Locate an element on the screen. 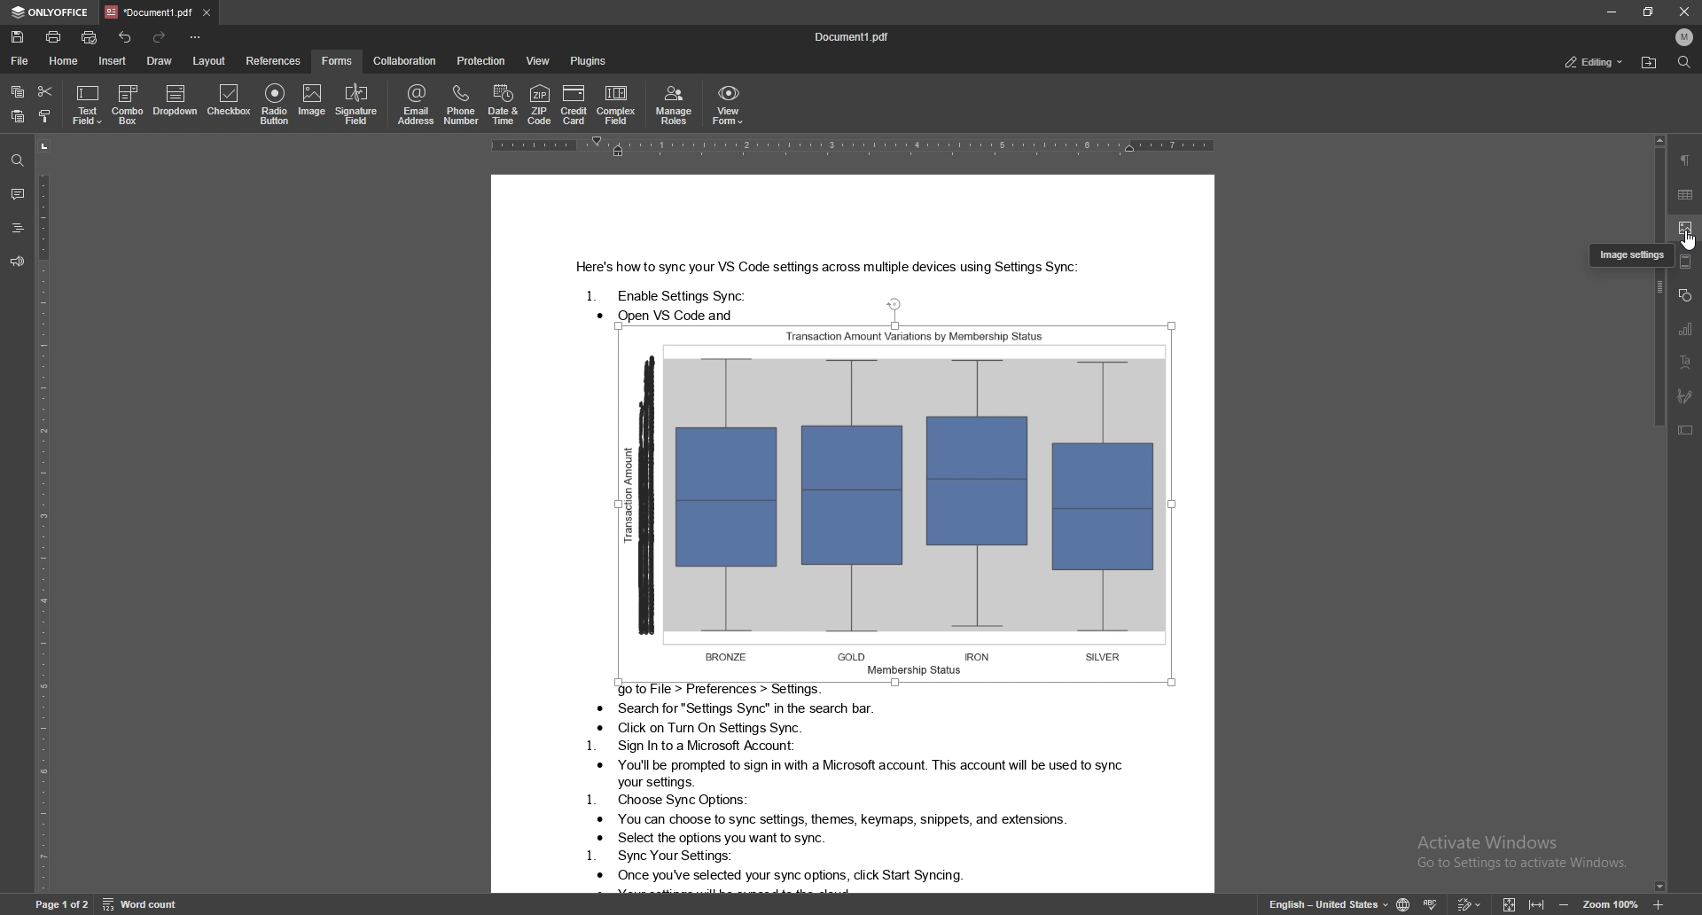 This screenshot has width=1702, height=915. save is located at coordinates (18, 35).